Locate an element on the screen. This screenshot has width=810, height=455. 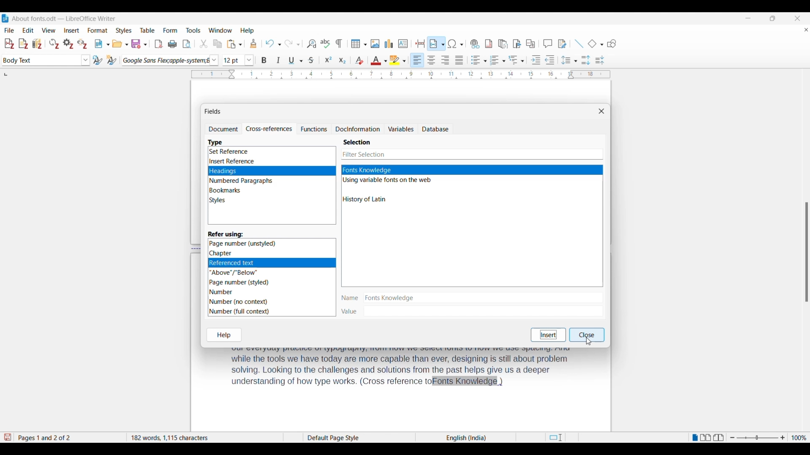
‘Chapter is located at coordinates (222, 253).